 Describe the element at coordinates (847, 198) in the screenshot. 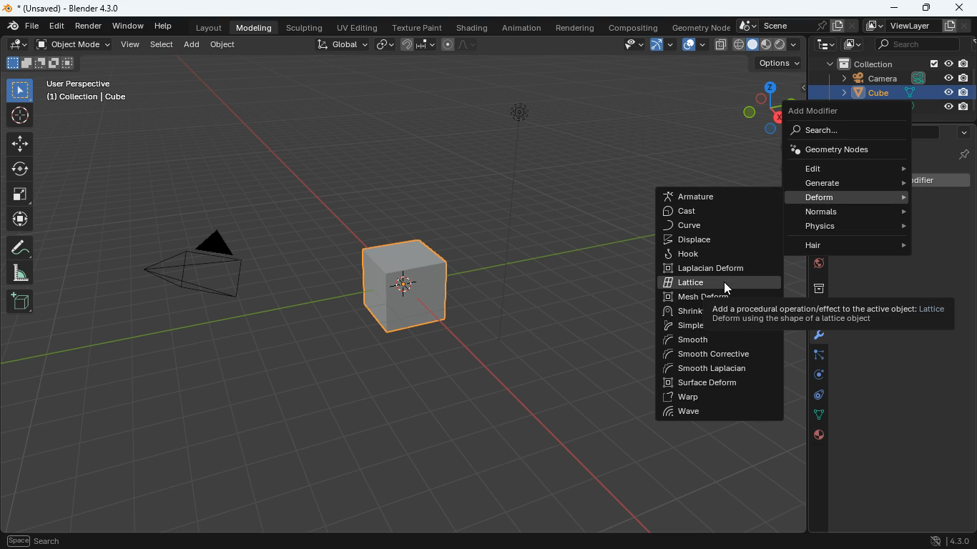

I see `deform` at that location.